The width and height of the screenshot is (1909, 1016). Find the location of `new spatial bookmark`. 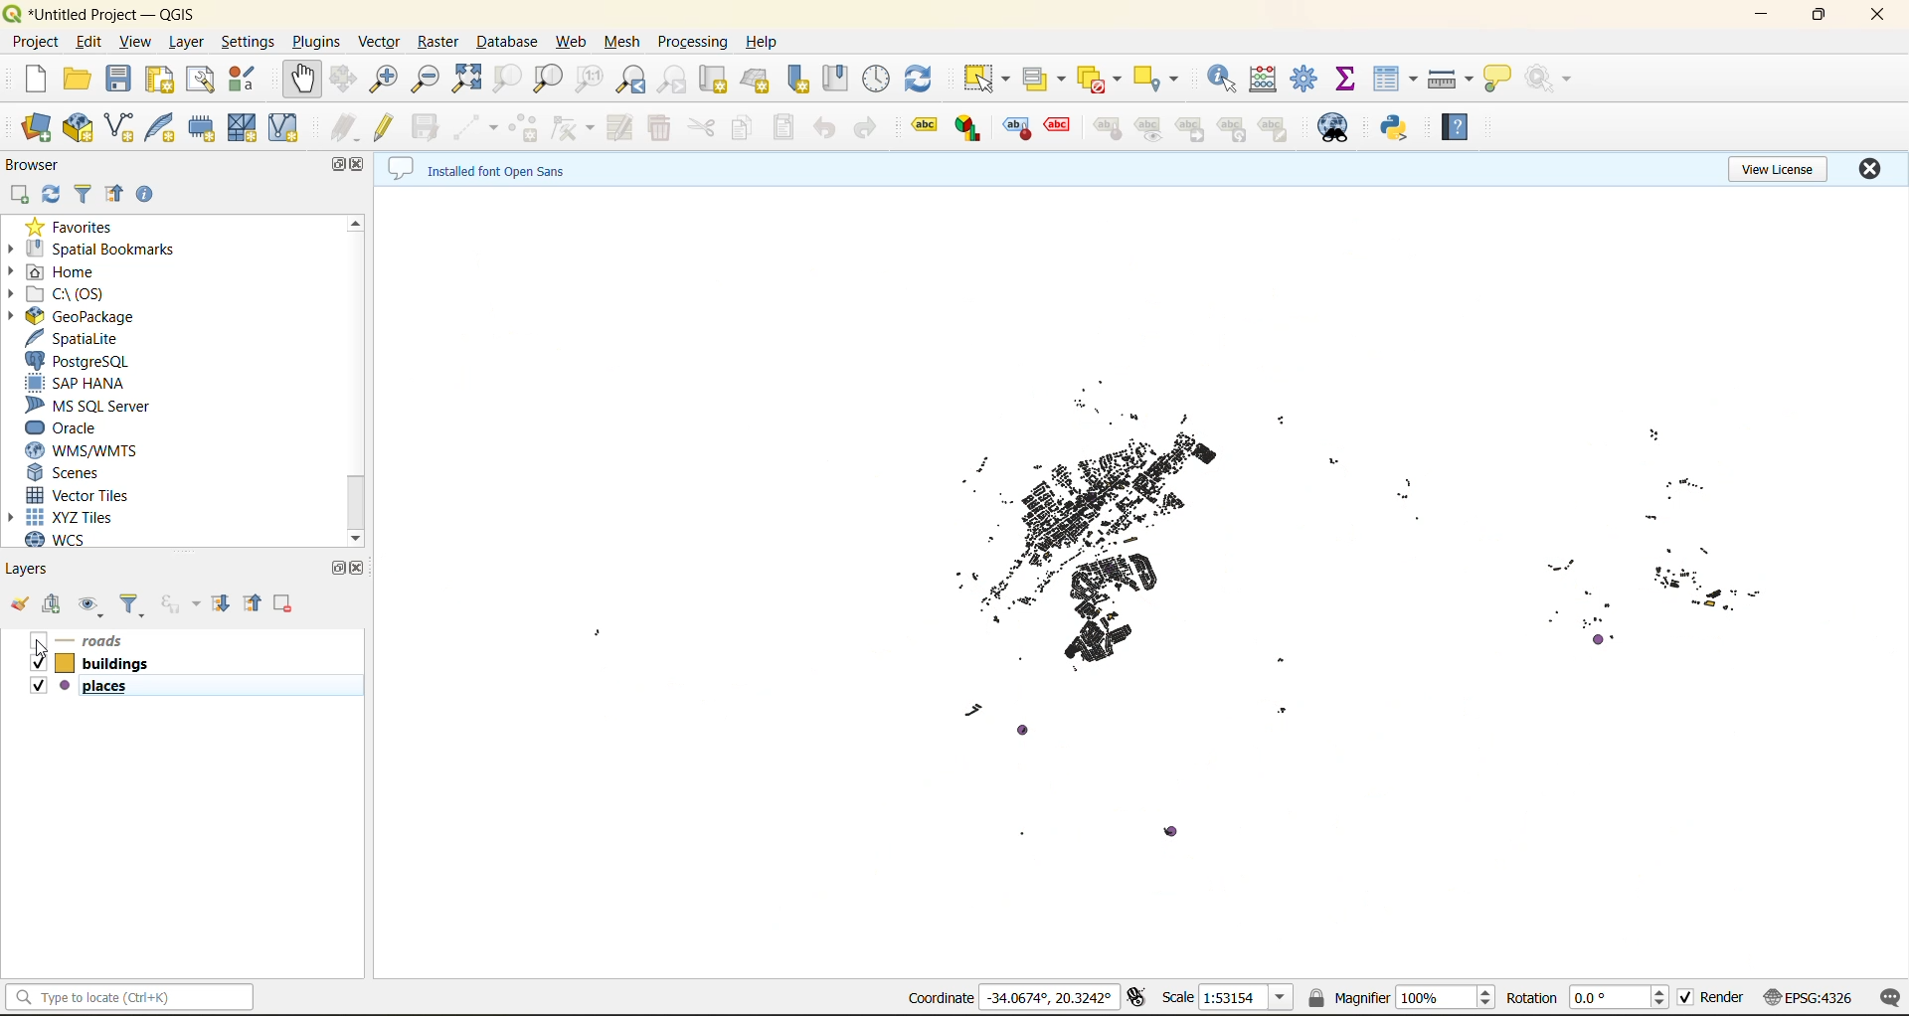

new spatial bookmark is located at coordinates (796, 81).